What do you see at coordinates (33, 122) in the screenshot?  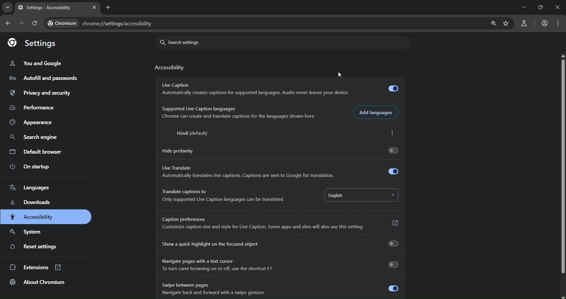 I see `appearance` at bounding box center [33, 122].